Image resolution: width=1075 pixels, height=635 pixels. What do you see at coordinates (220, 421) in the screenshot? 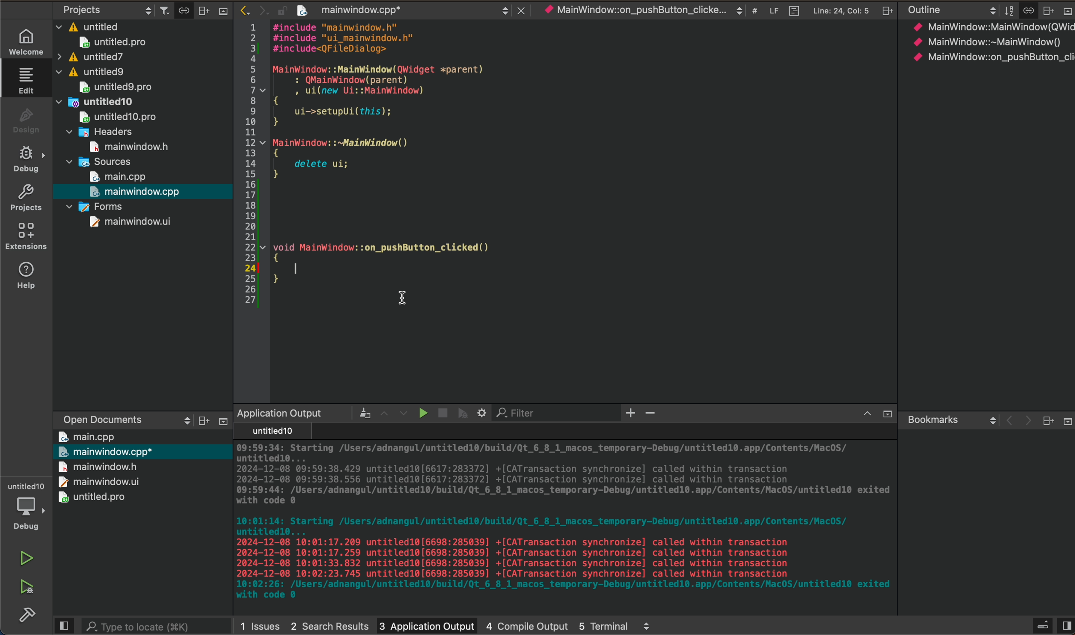
I see `` at bounding box center [220, 421].